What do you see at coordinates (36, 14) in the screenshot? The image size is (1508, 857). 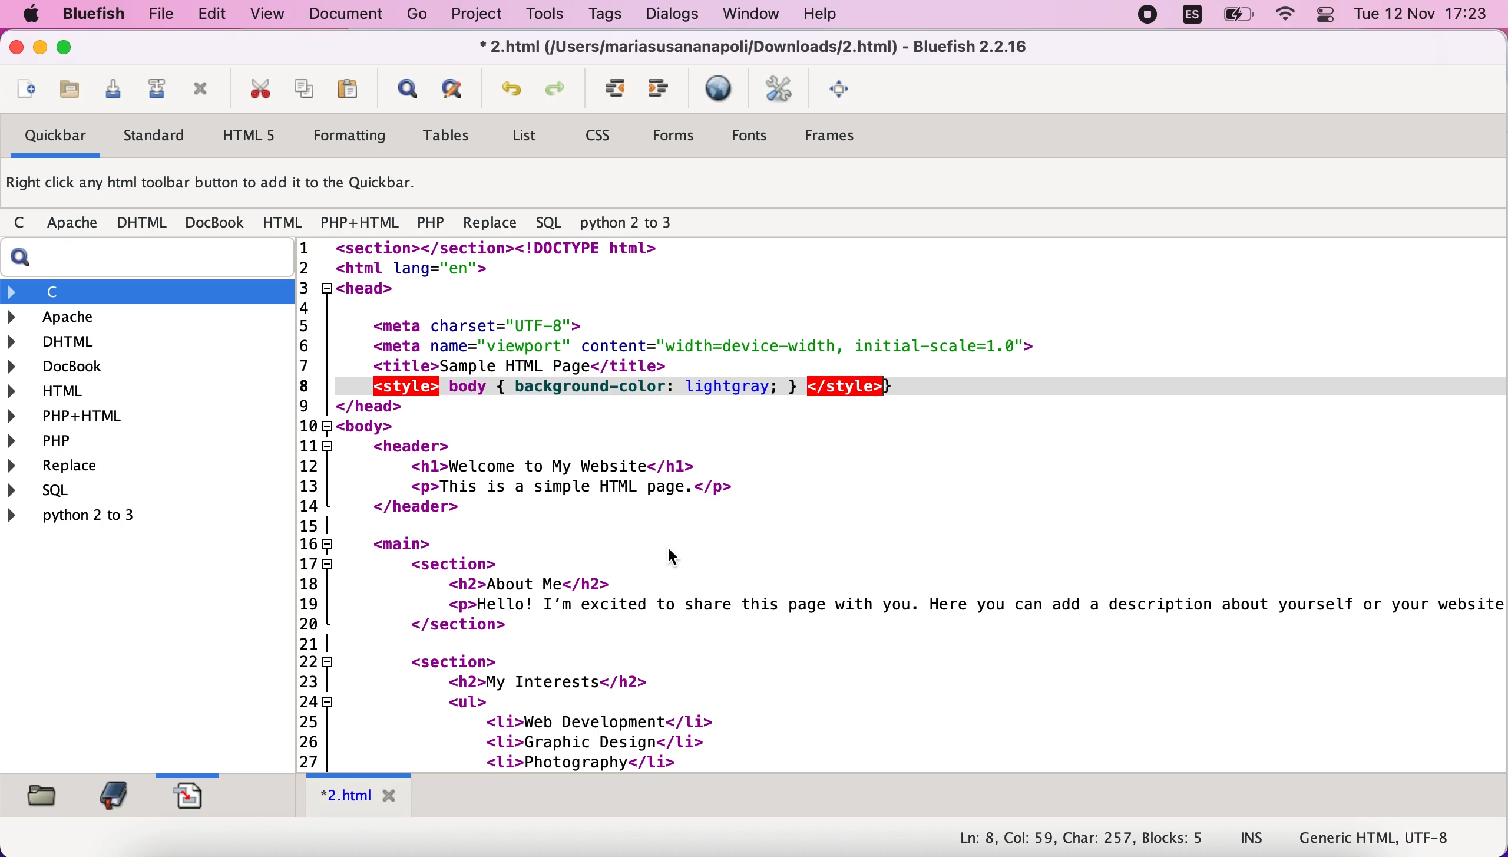 I see `mac logo` at bounding box center [36, 14].